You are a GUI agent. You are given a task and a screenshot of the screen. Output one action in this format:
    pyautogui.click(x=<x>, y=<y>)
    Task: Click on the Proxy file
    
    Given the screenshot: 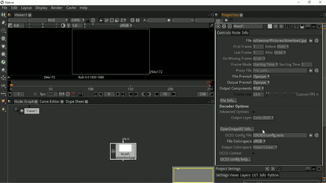 What is the action you would take?
    pyautogui.click(x=278, y=70)
    